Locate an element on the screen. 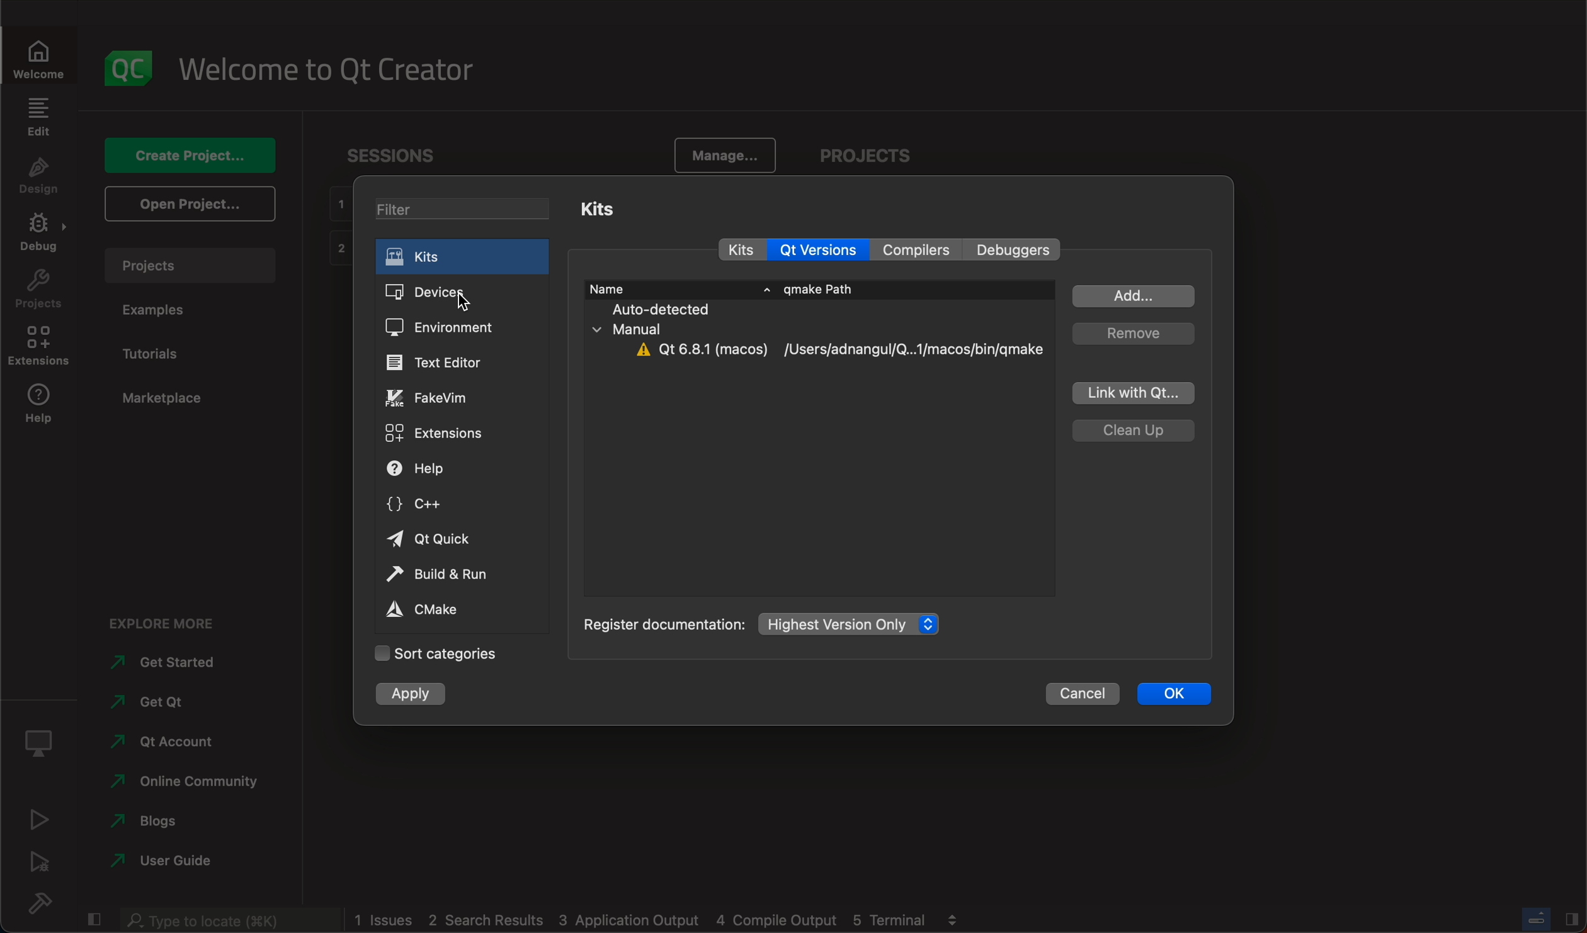  compilers is located at coordinates (924, 249).